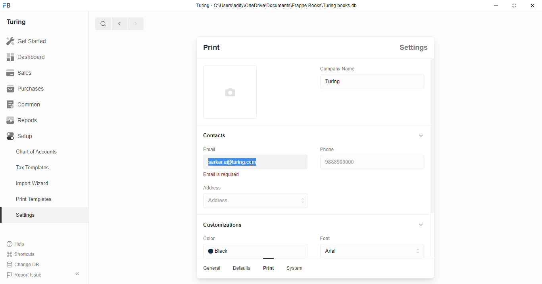 Image resolution: width=542 pixels, height=284 pixels. I want to click on maximise, so click(515, 6).